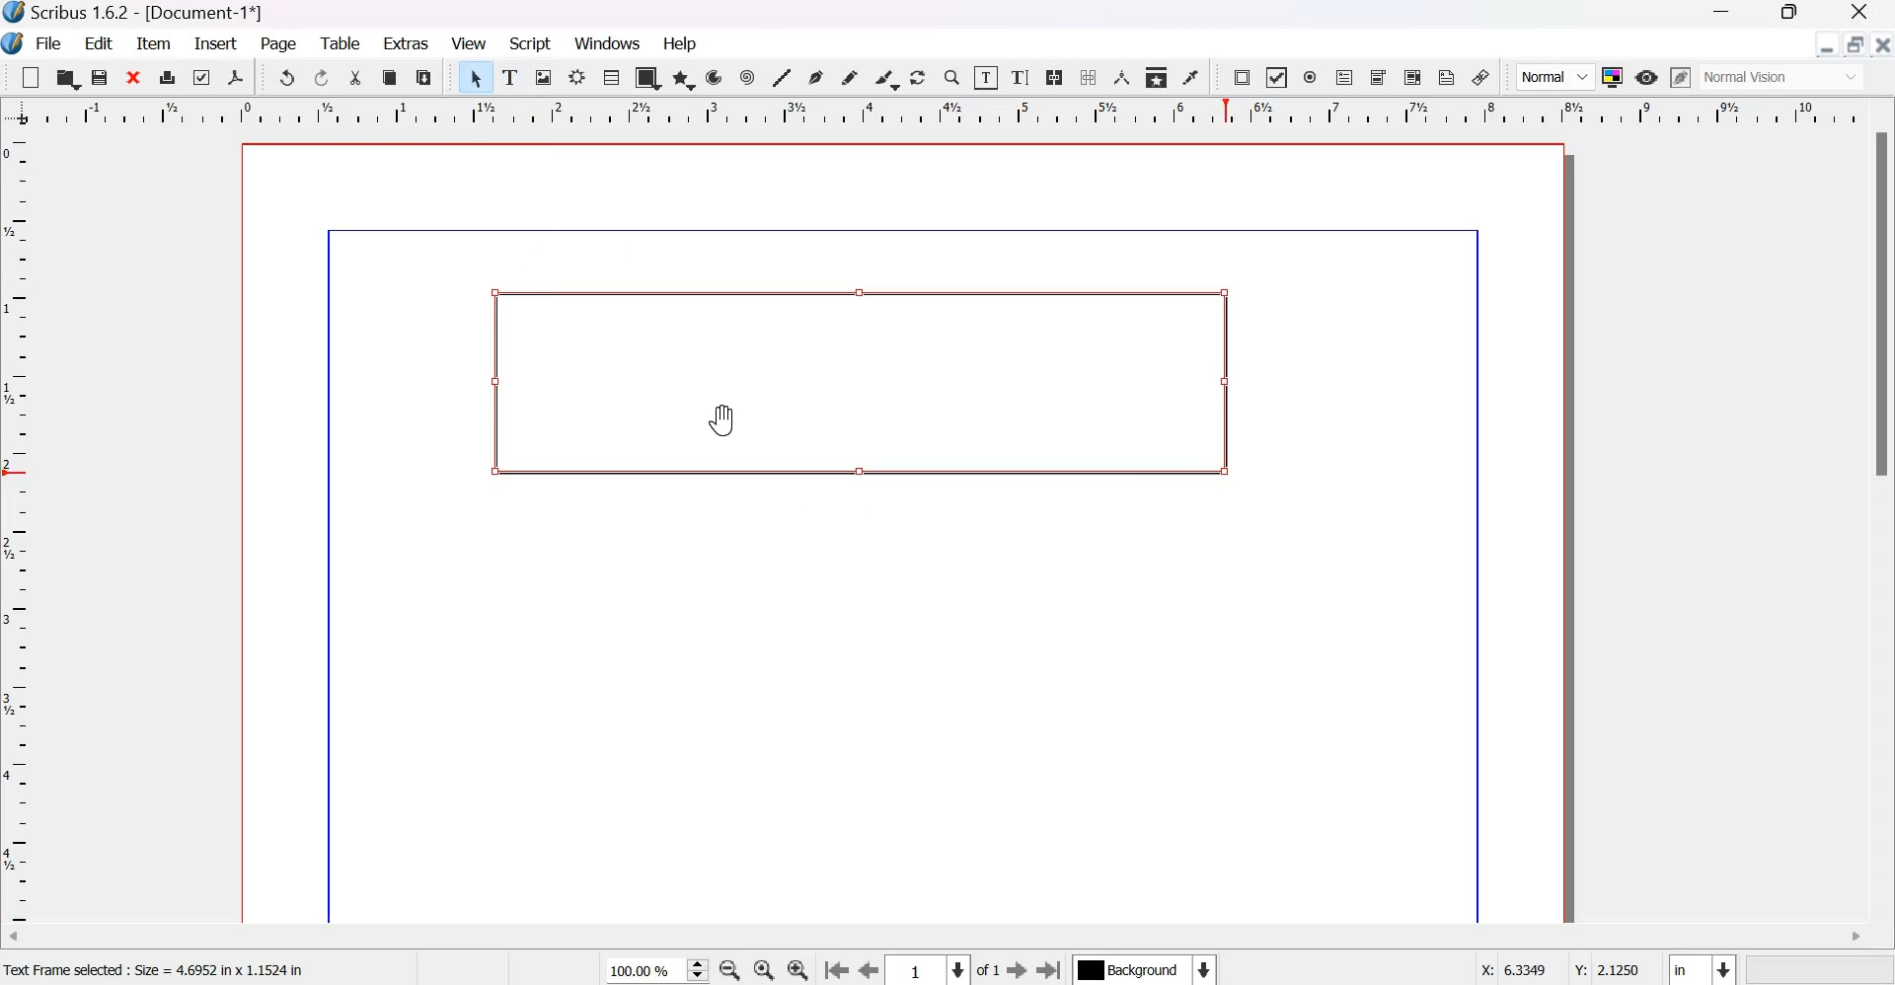 This screenshot has width=1895, height=985. What do you see at coordinates (855, 385) in the screenshot?
I see `text frame` at bounding box center [855, 385].